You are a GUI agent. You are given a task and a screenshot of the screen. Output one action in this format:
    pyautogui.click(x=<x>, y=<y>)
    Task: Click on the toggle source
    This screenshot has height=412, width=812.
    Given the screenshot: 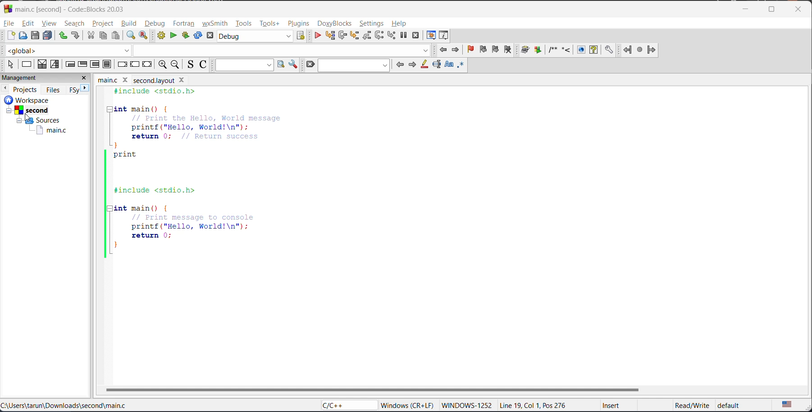 What is the action you would take?
    pyautogui.click(x=192, y=64)
    